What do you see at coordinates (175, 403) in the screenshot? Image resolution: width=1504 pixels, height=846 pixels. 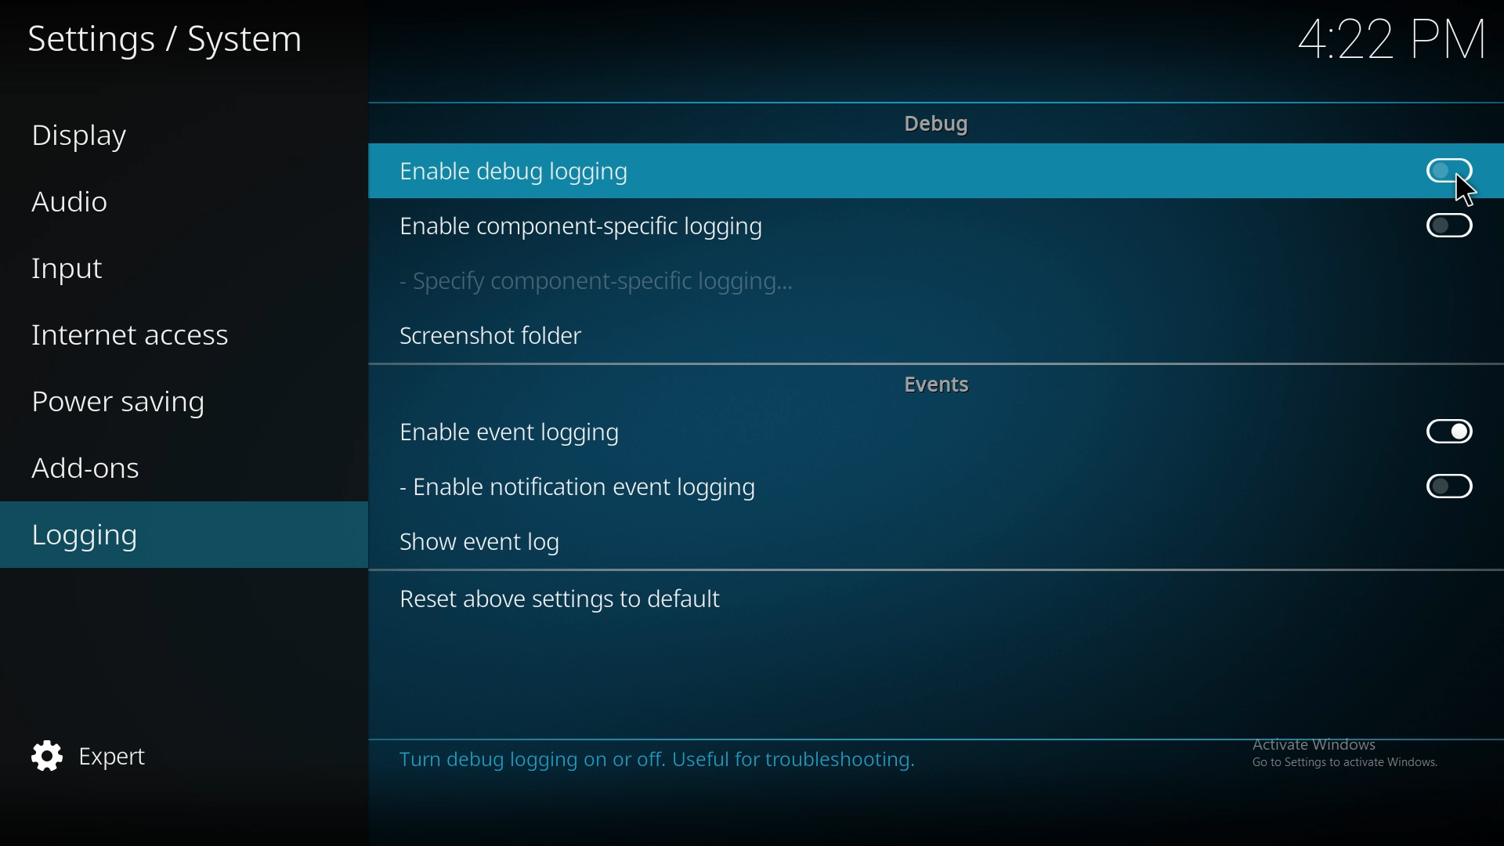 I see `power saving` at bounding box center [175, 403].